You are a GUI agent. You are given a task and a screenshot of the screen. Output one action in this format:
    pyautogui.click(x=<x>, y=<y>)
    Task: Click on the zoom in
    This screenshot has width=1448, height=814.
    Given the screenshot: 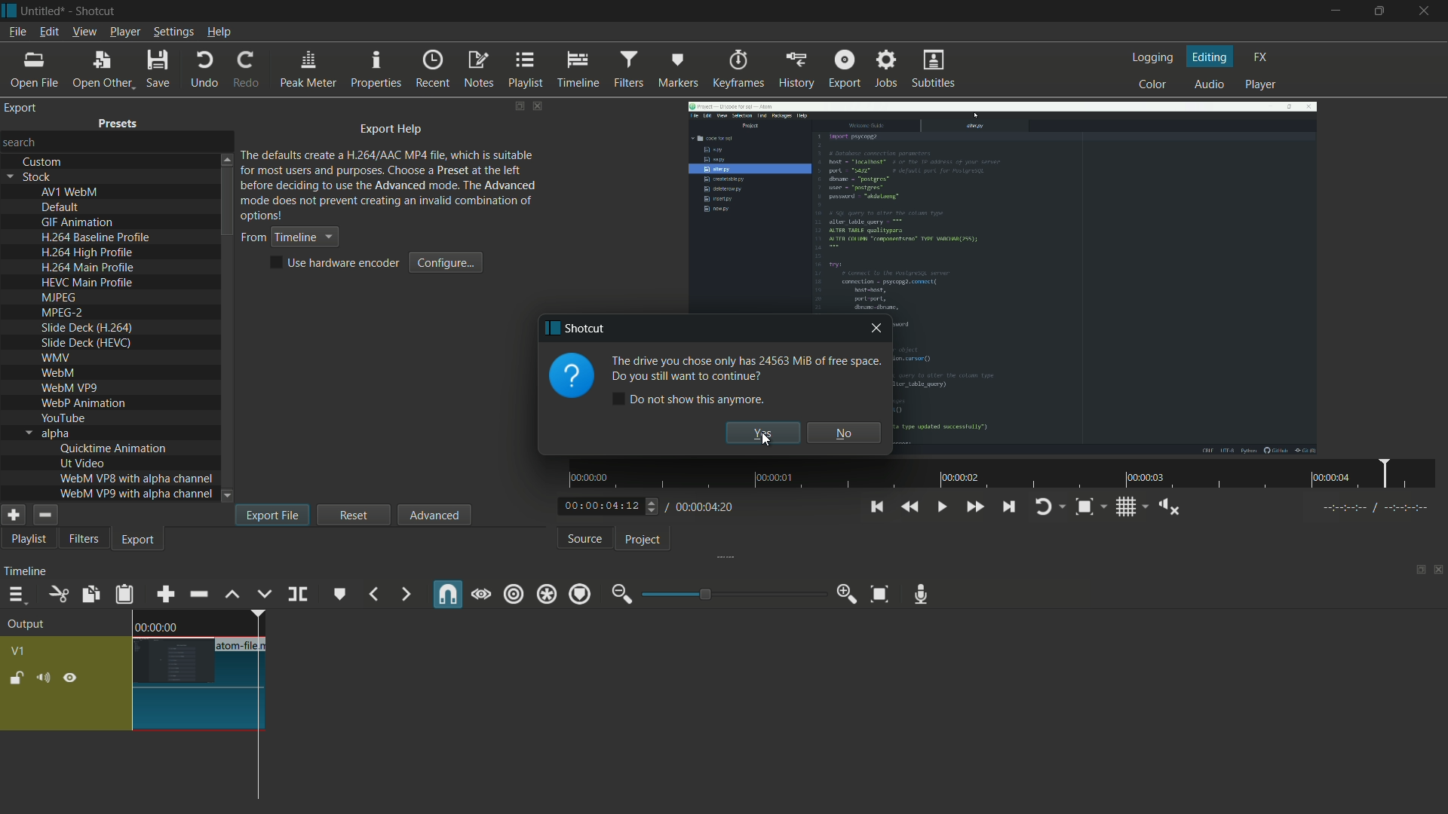 What is the action you would take?
    pyautogui.click(x=847, y=595)
    